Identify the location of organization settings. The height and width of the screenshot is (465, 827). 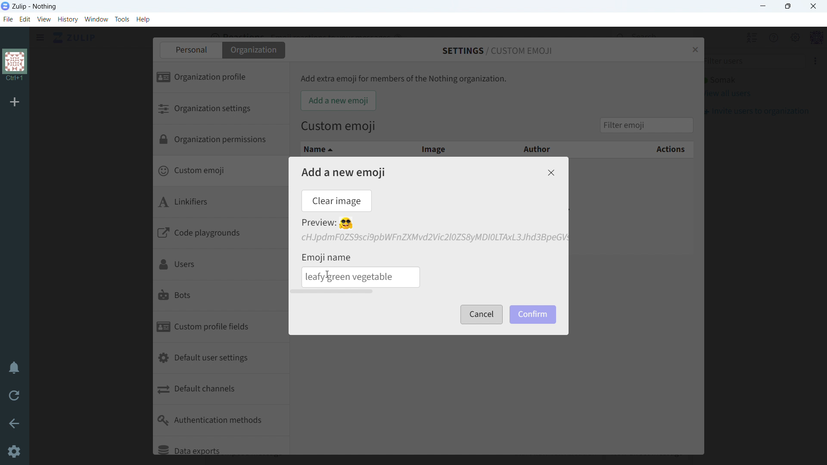
(220, 109).